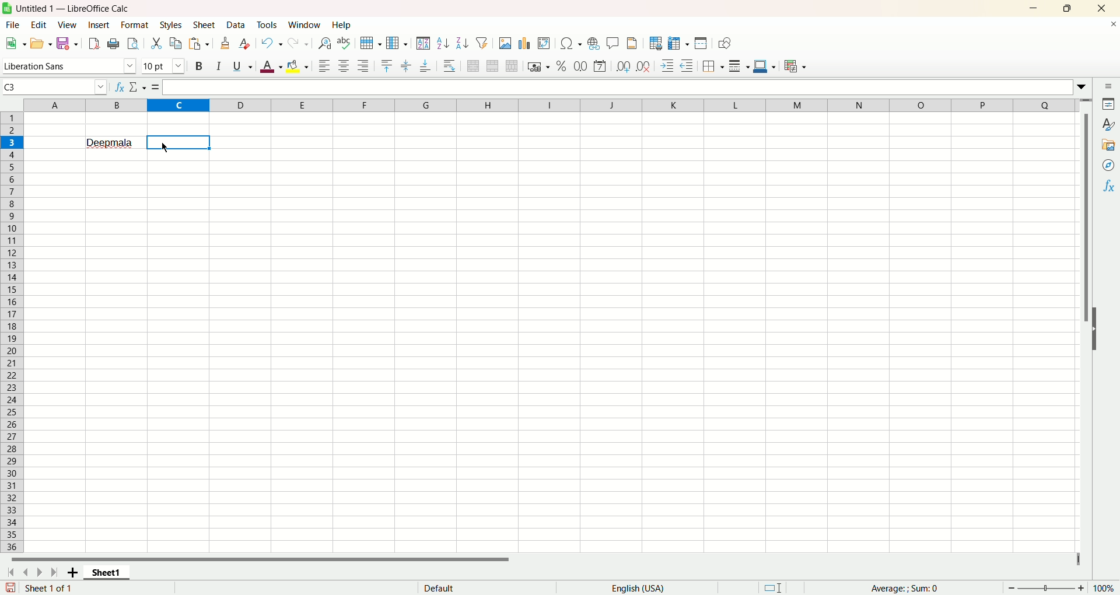 The width and height of the screenshot is (1120, 595). I want to click on Functions, so click(1107, 185).